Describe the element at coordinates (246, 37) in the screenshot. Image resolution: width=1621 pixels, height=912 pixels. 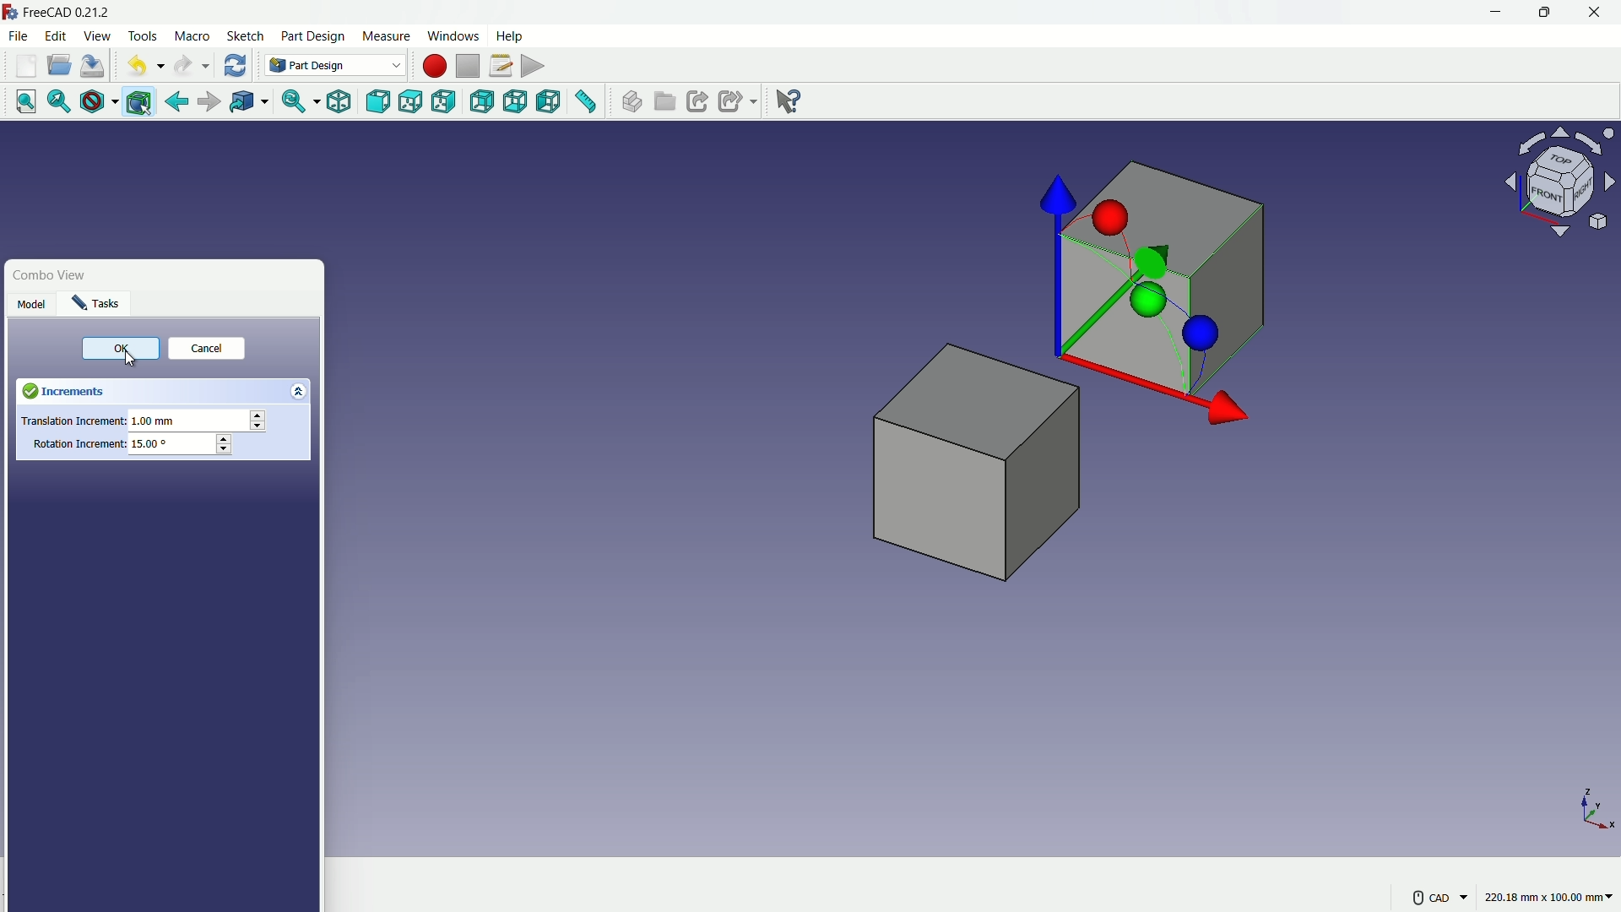
I see `sketch` at that location.